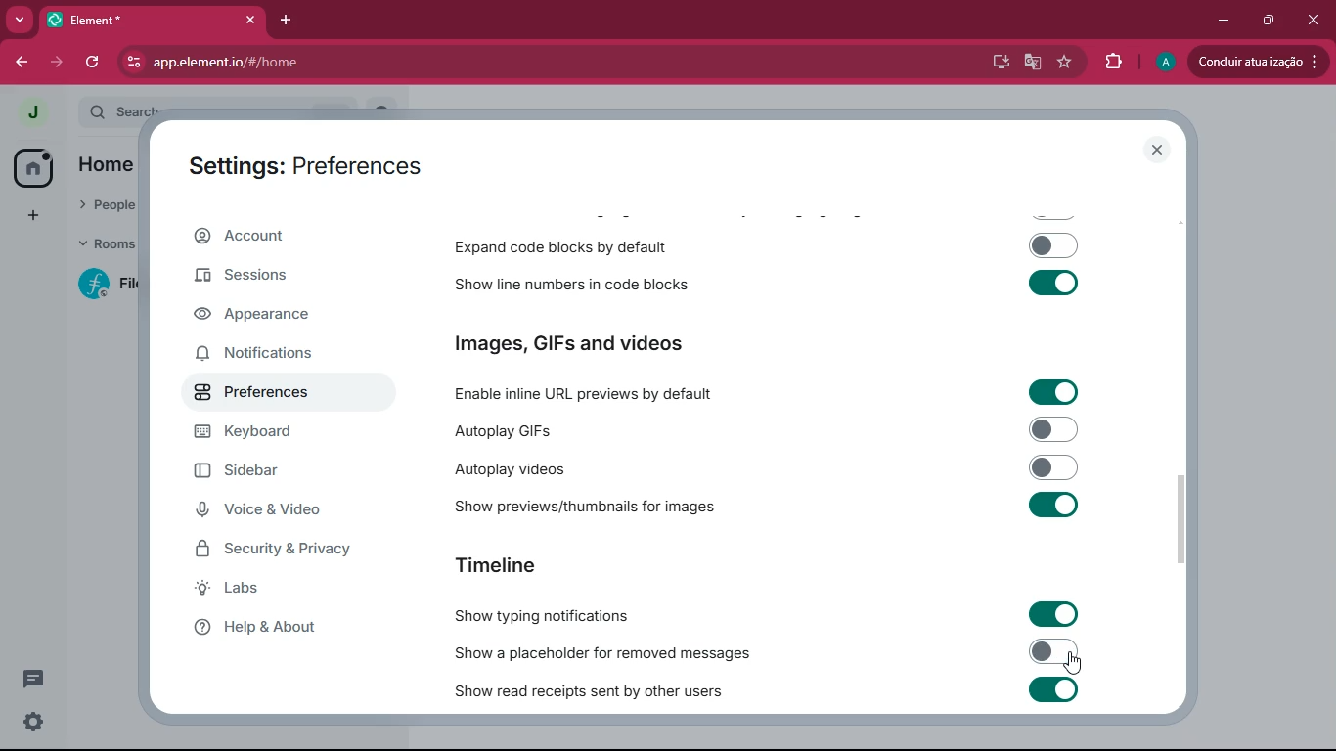 The height and width of the screenshot is (751, 1336). Describe the element at coordinates (55, 62) in the screenshot. I see `forward` at that location.